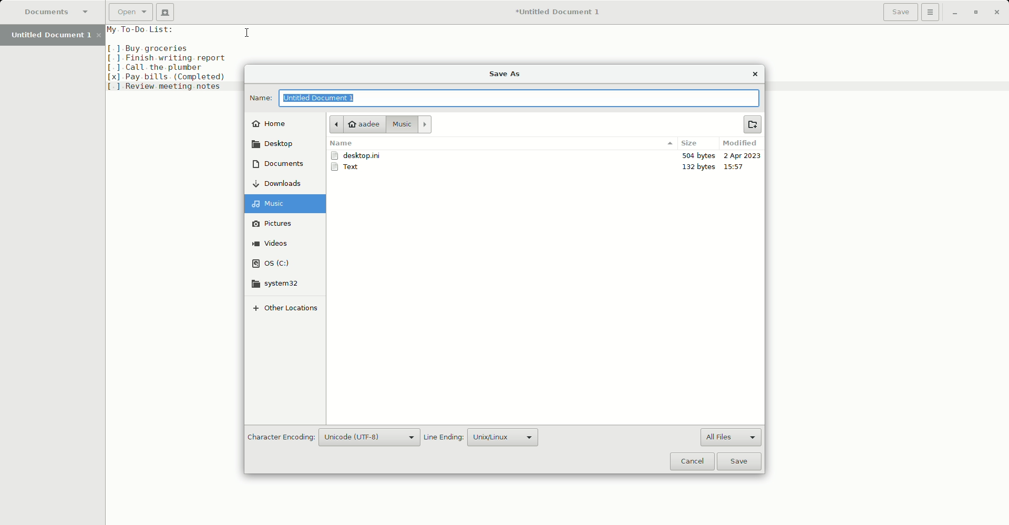 The image size is (1009, 525). What do you see at coordinates (372, 437) in the screenshot?
I see `Unicode` at bounding box center [372, 437].